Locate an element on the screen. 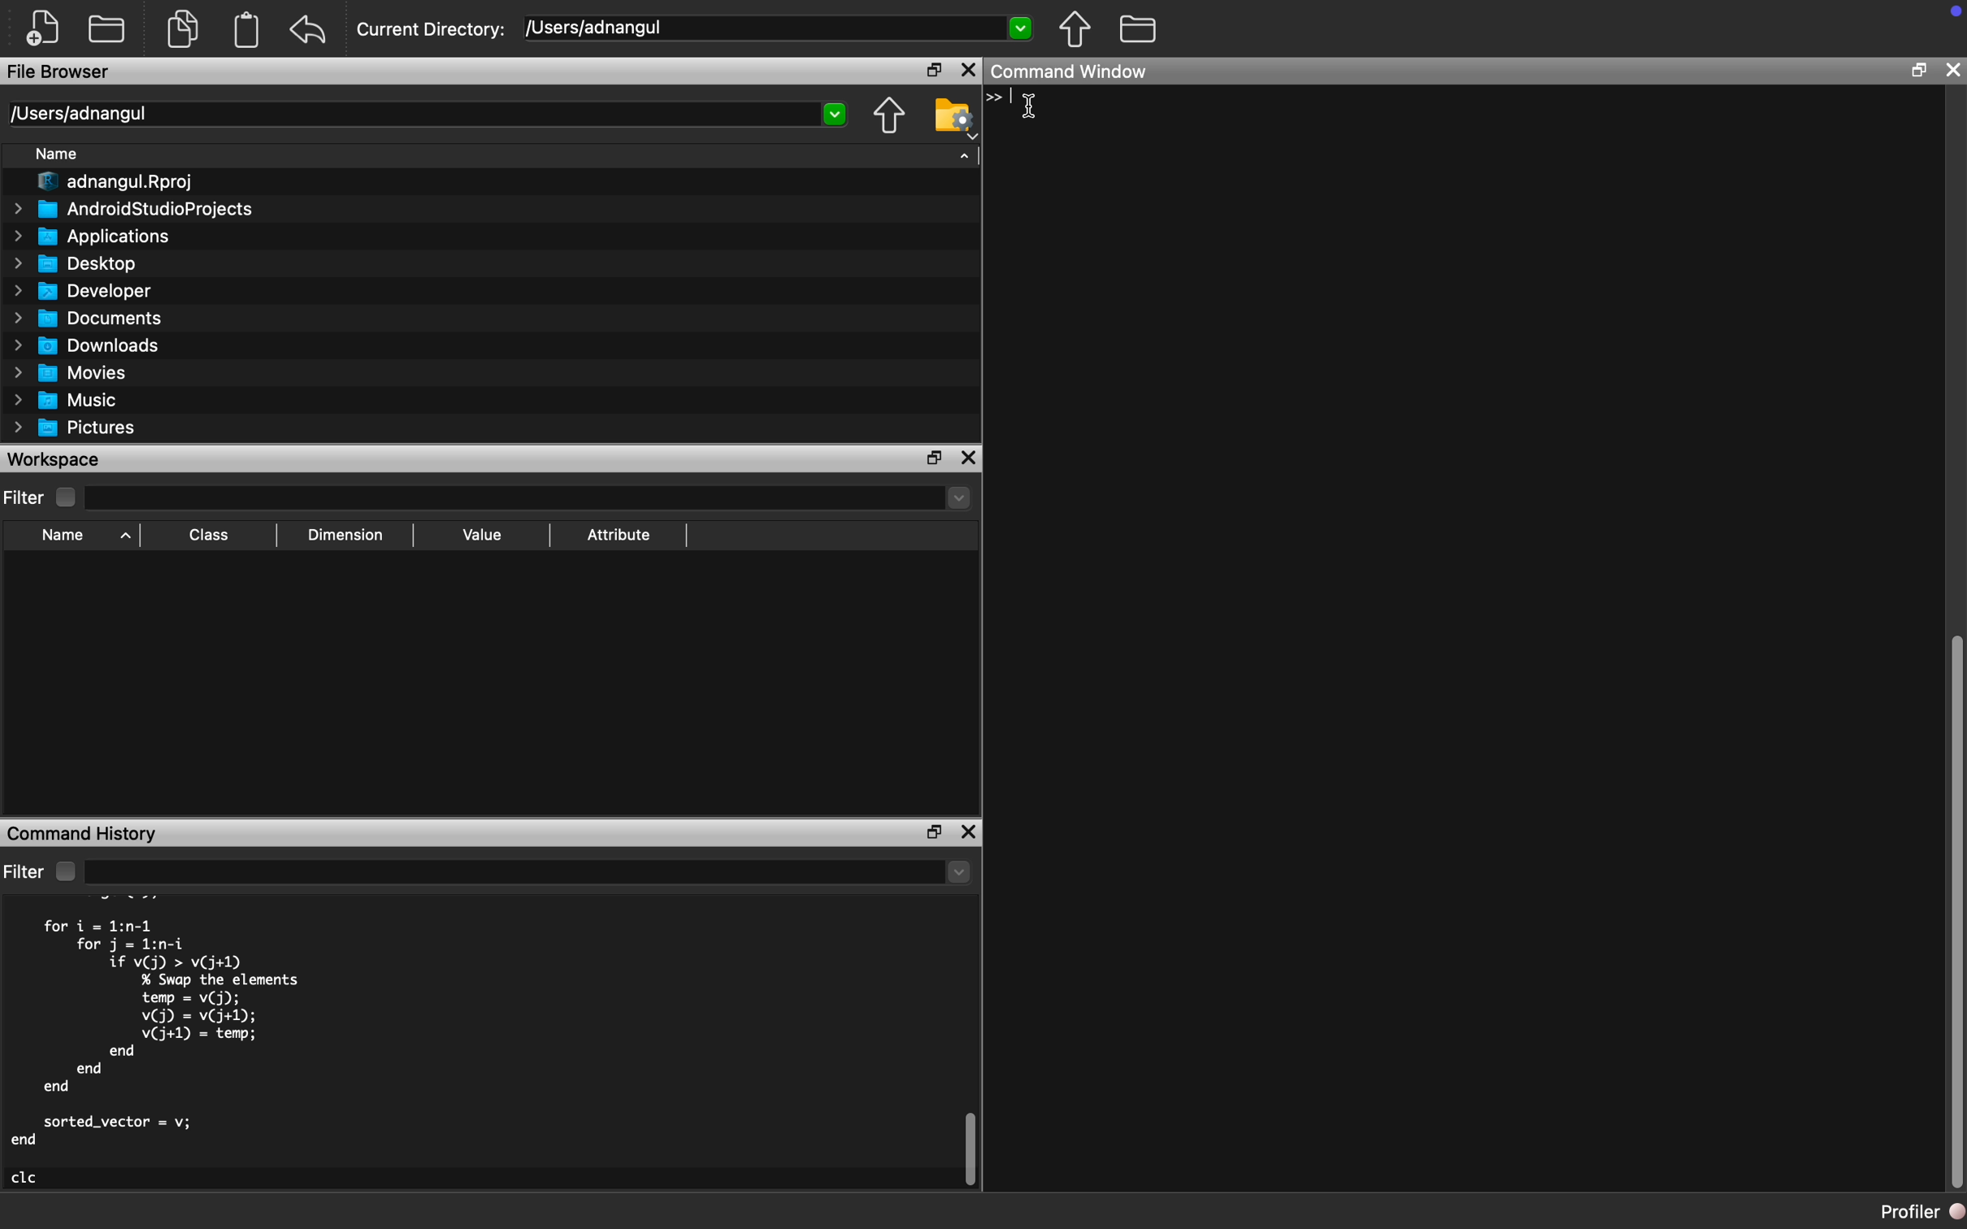  Clipboard is located at coordinates (245, 29).